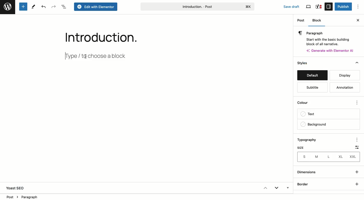 The image size is (364, 200). What do you see at coordinates (300, 148) in the screenshot?
I see `Size` at bounding box center [300, 148].